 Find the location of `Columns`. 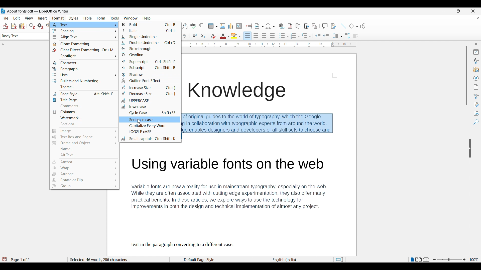

Columns is located at coordinates (82, 112).